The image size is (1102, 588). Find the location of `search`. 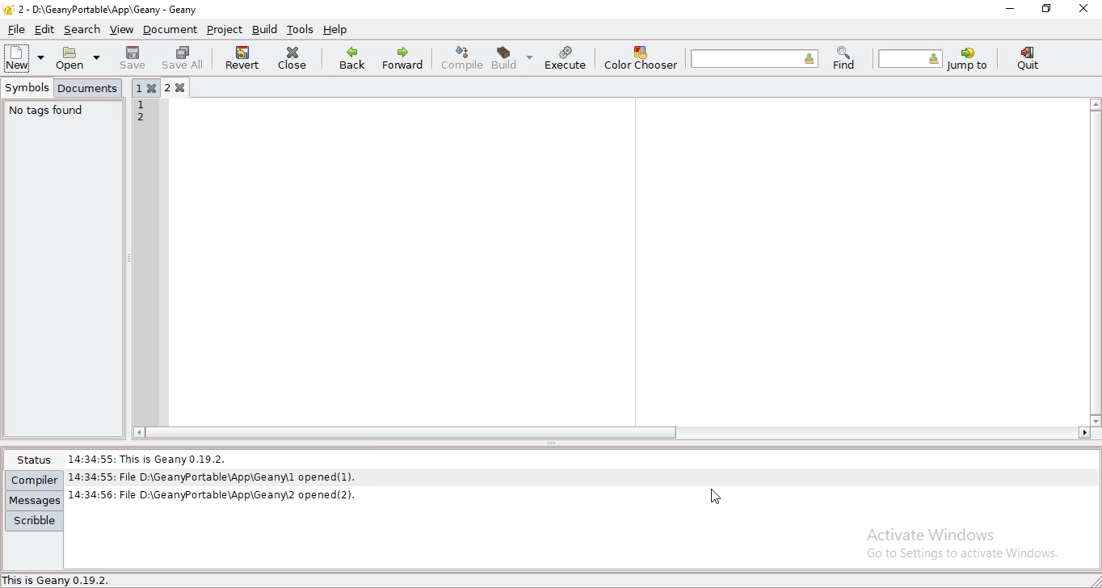

search is located at coordinates (83, 29).